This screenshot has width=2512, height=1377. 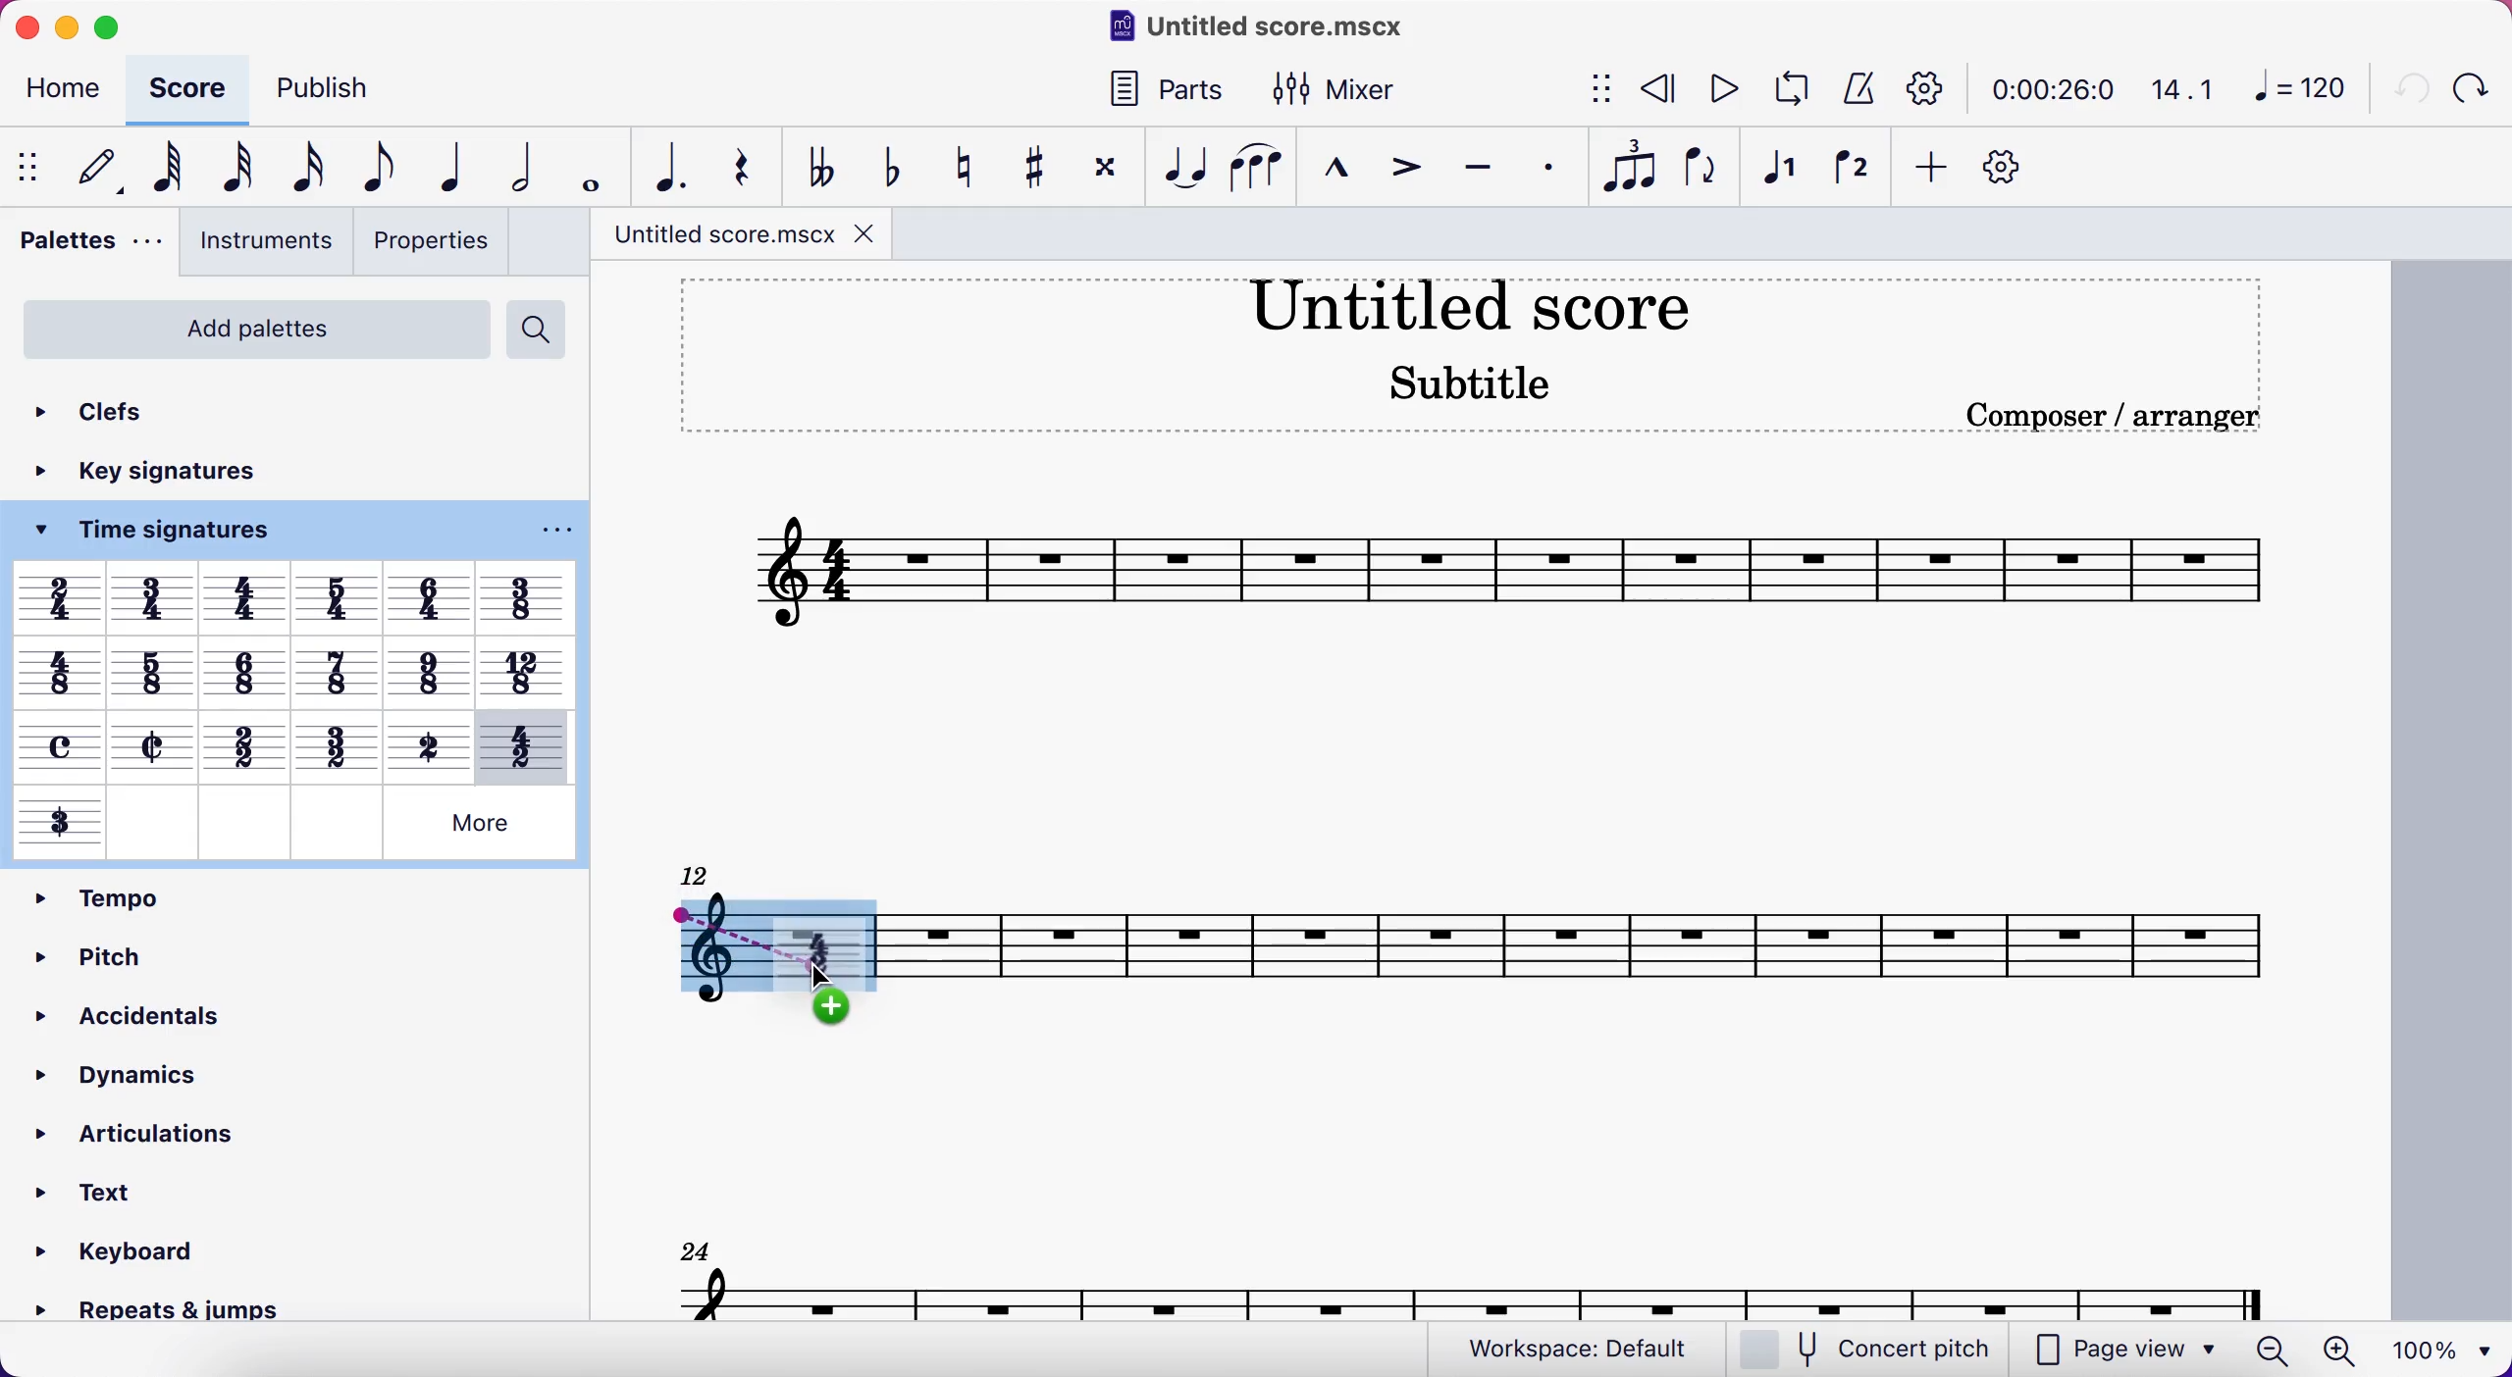 I want to click on Composer / arranger, so click(x=2108, y=416).